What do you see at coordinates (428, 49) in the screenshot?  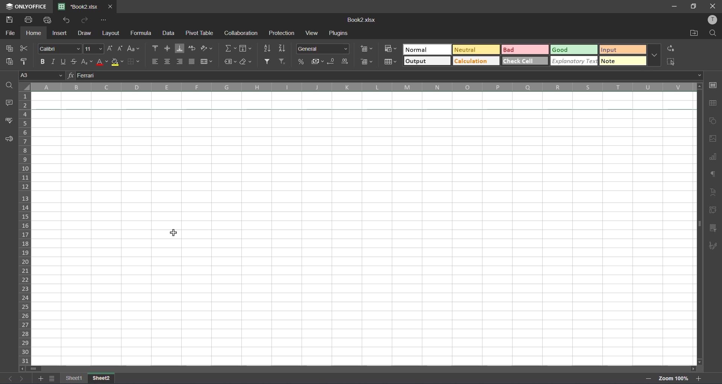 I see `normal` at bounding box center [428, 49].